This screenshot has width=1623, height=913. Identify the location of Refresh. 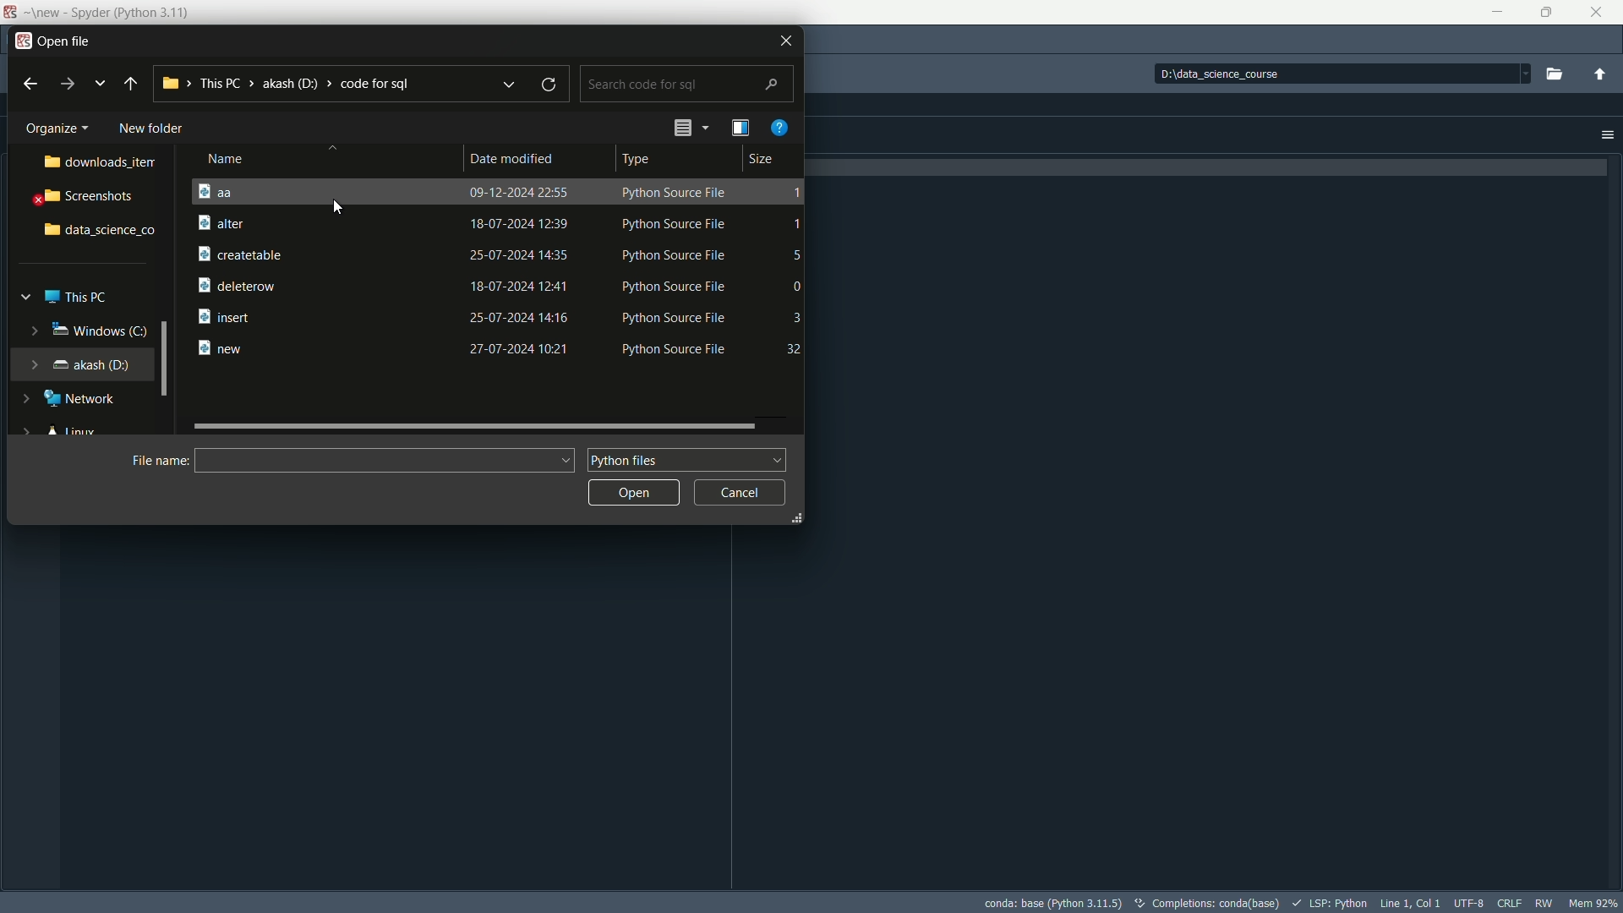
(549, 85).